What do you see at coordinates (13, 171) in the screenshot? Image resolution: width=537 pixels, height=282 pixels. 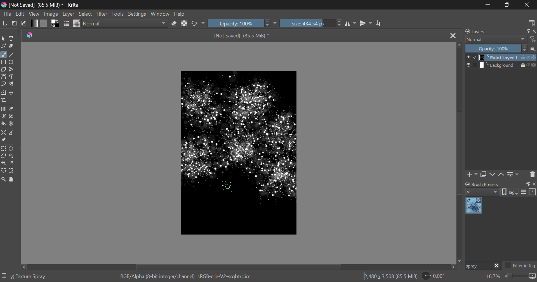 I see `Magnetic Selection` at bounding box center [13, 171].